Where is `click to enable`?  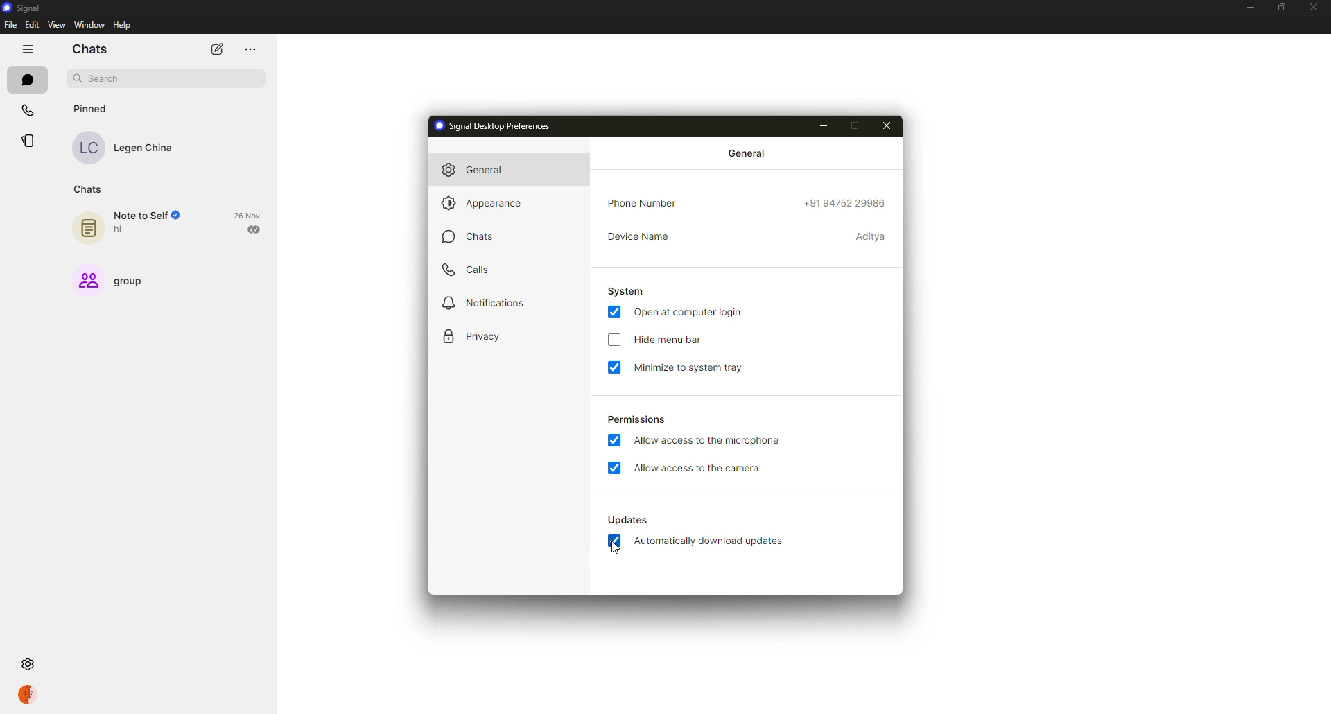
click to enable is located at coordinates (614, 340).